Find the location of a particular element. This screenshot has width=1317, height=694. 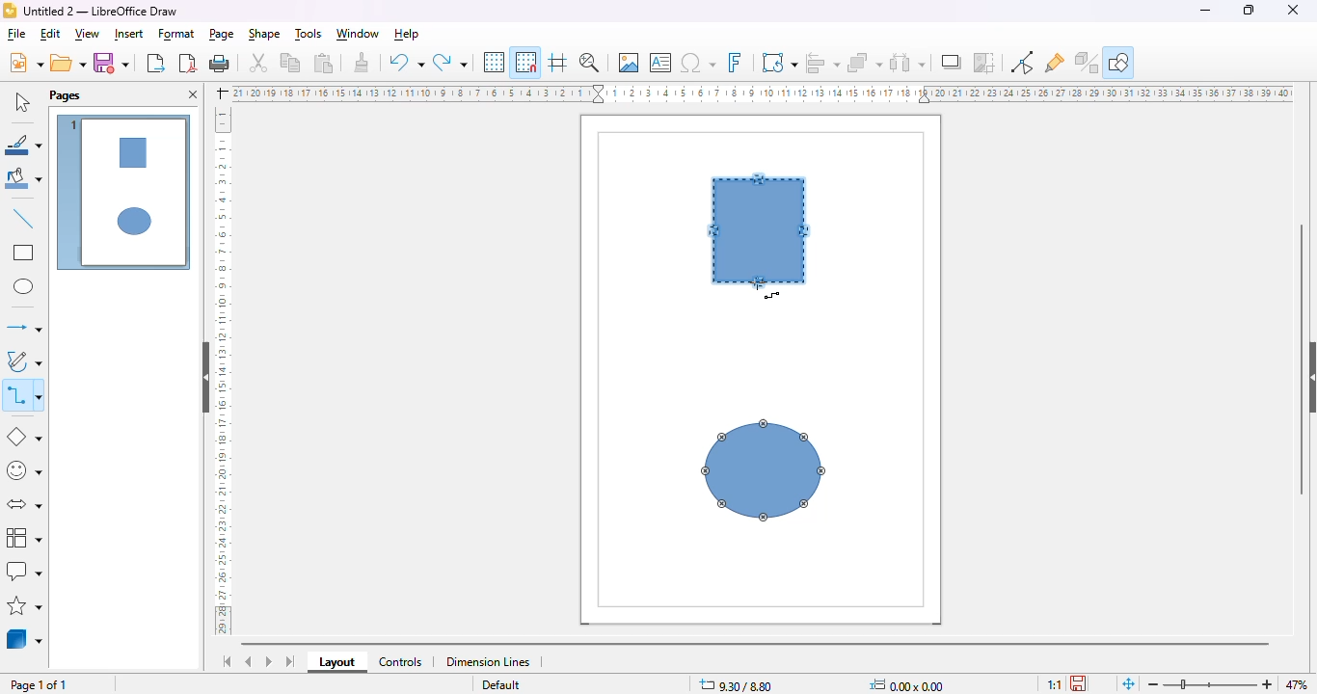

layout is located at coordinates (337, 662).